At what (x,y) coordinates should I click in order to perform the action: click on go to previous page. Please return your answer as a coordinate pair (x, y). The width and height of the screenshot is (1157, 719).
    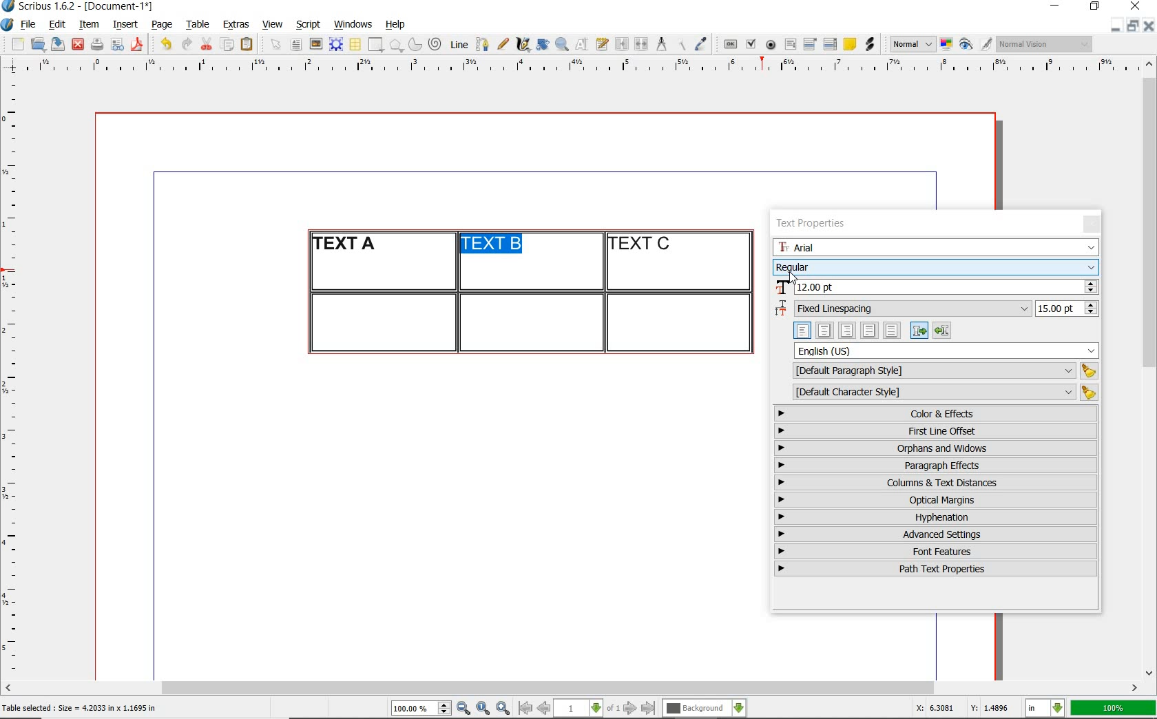
    Looking at the image, I should click on (543, 709).